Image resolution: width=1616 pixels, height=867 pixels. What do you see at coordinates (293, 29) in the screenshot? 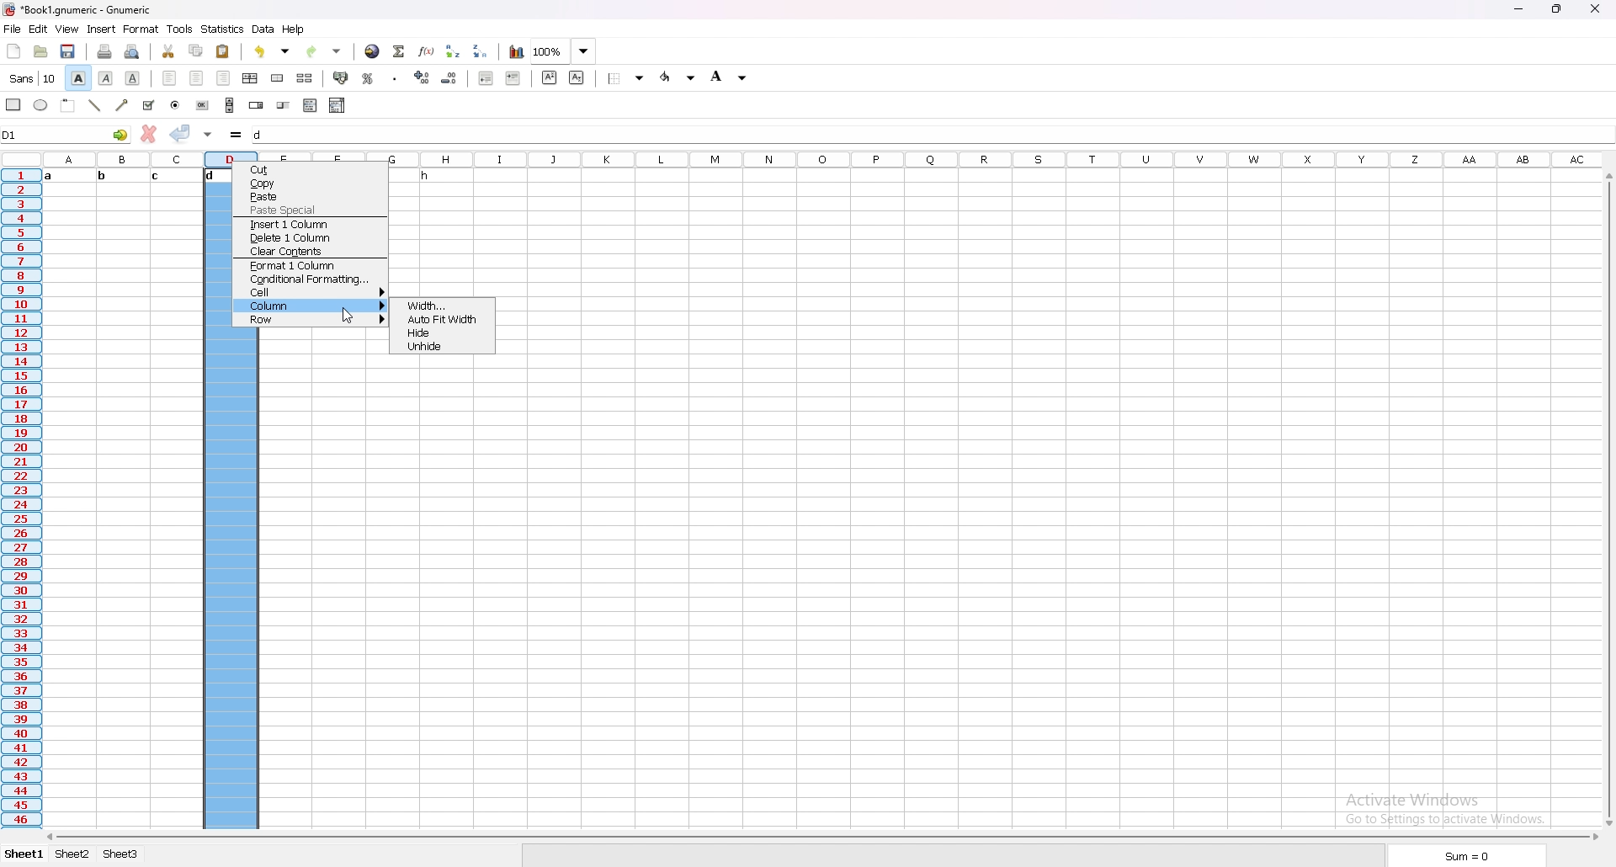
I see `help` at bounding box center [293, 29].